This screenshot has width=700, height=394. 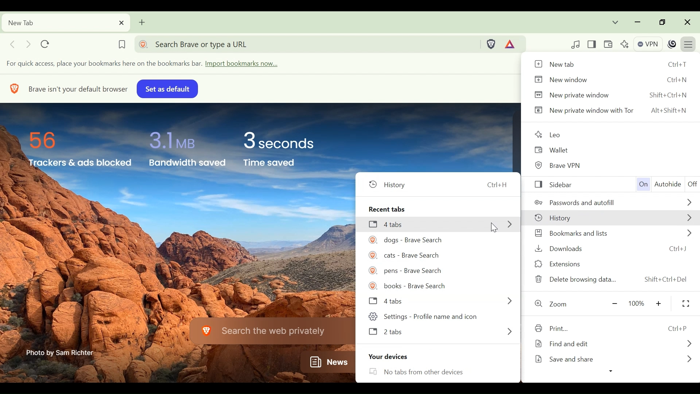 What do you see at coordinates (567, 185) in the screenshot?
I see ` Sidebar` at bounding box center [567, 185].